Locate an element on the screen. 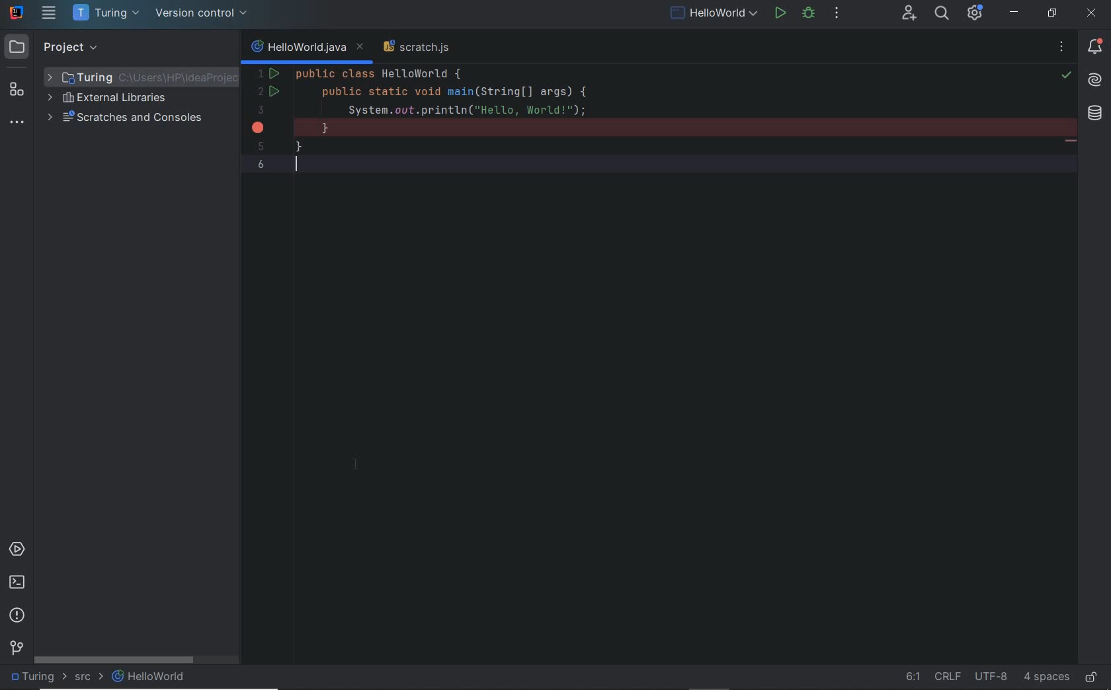  restore down is located at coordinates (1053, 12).